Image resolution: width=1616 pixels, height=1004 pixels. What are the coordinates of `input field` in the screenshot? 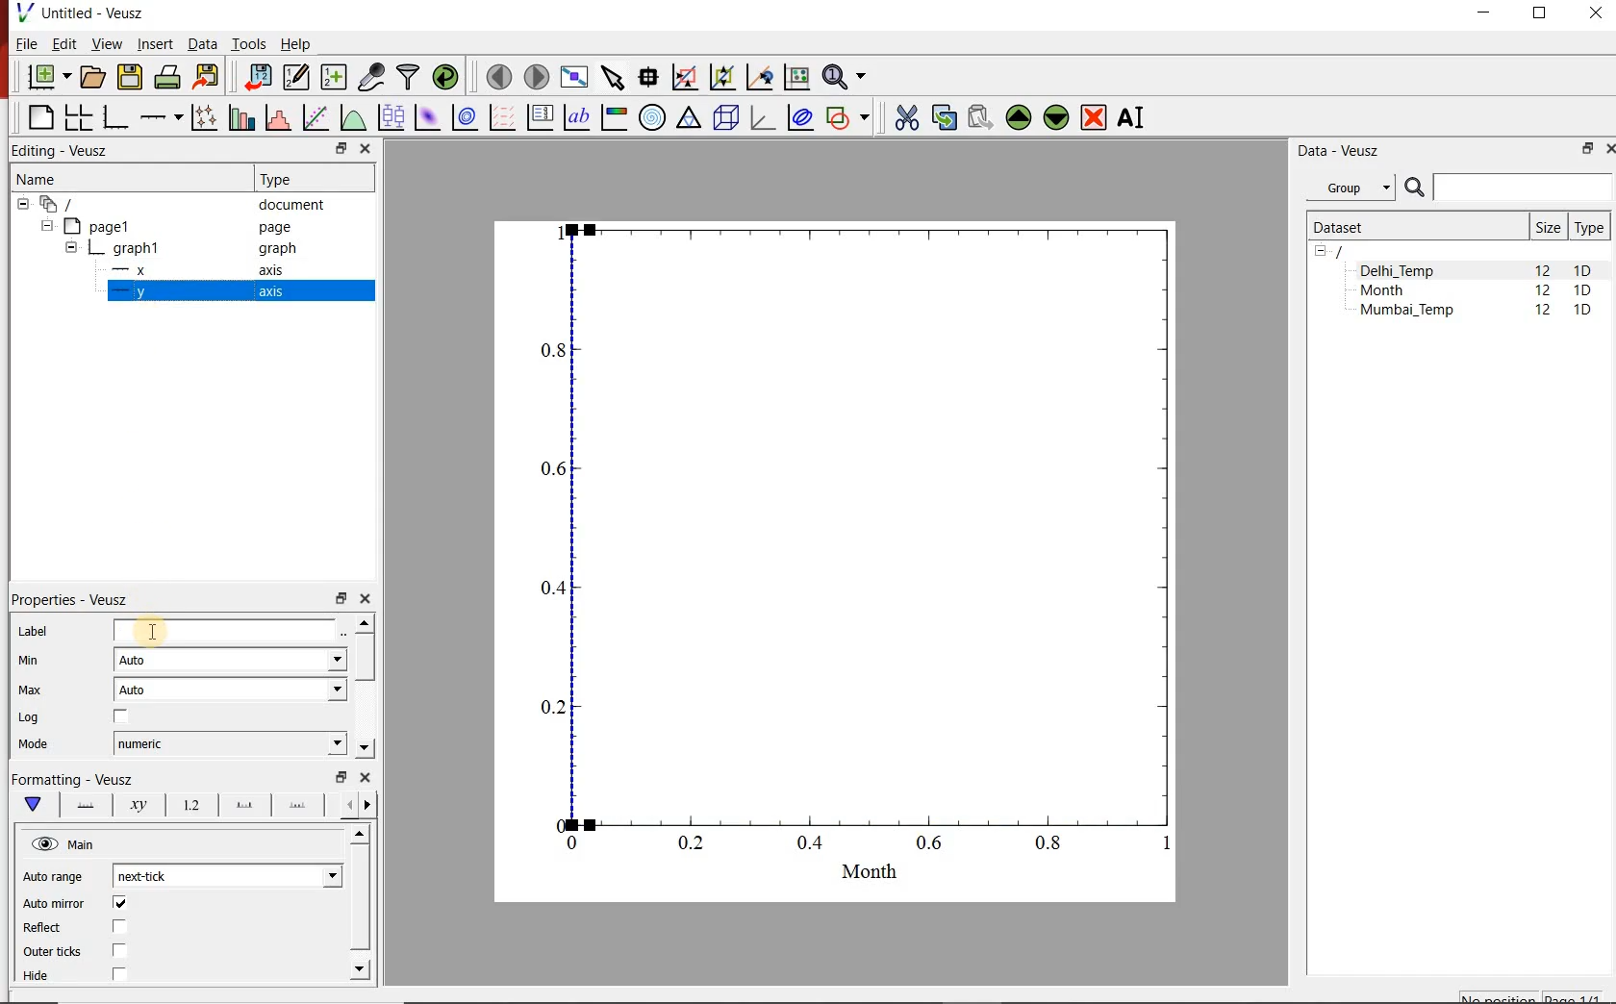 It's located at (231, 632).